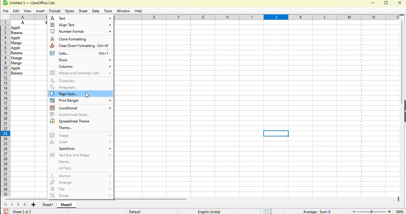 The image size is (406, 214). Describe the element at coordinates (65, 94) in the screenshot. I see `page style` at that location.